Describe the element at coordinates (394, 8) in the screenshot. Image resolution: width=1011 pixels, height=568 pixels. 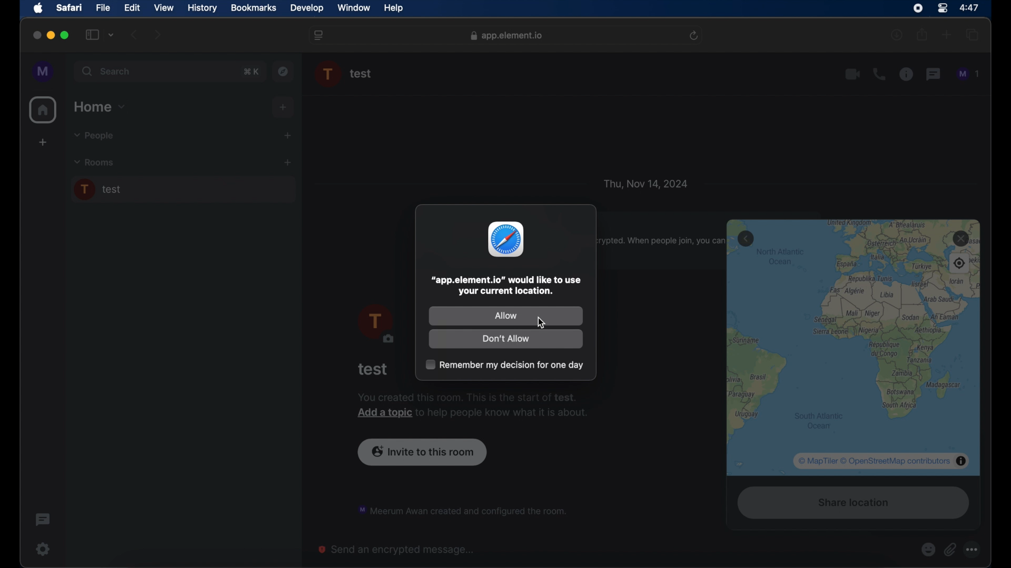
I see `help` at that location.